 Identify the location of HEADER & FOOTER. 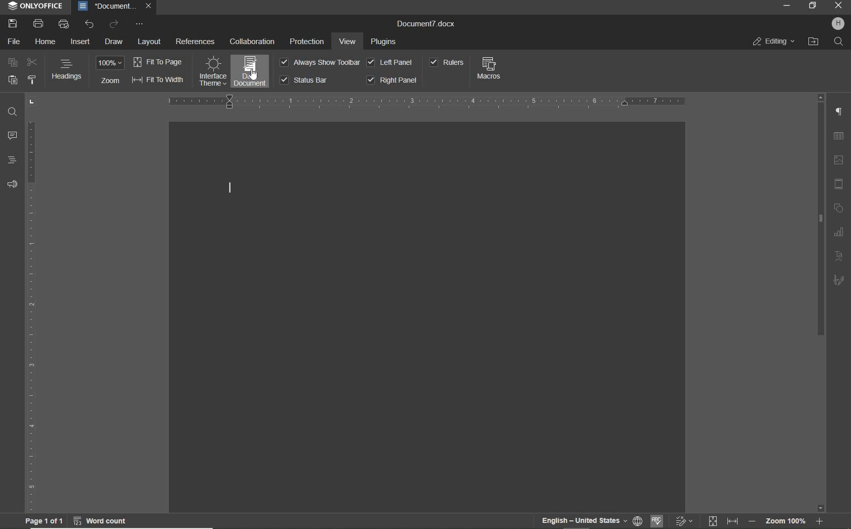
(839, 183).